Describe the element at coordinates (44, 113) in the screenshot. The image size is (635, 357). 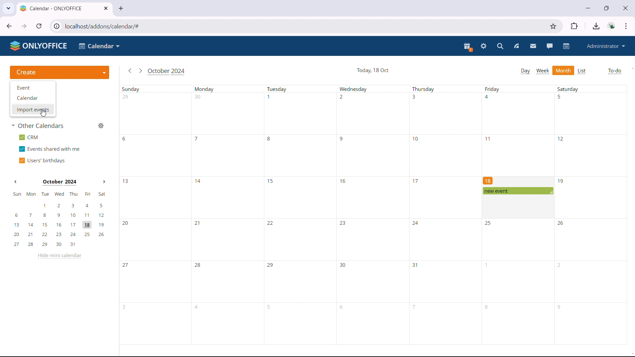
I see `cursor` at that location.